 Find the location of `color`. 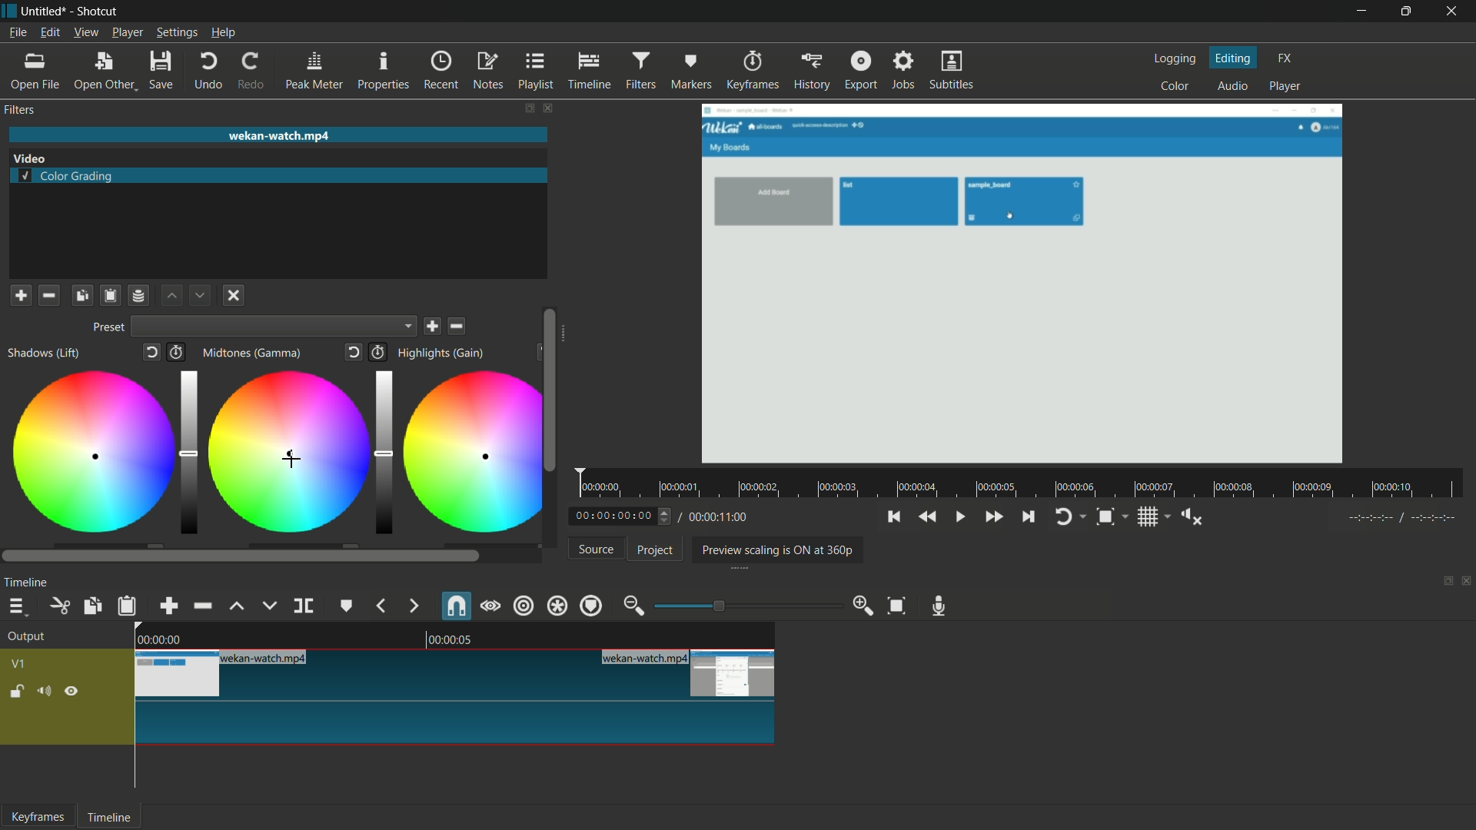

color is located at coordinates (1175, 87).